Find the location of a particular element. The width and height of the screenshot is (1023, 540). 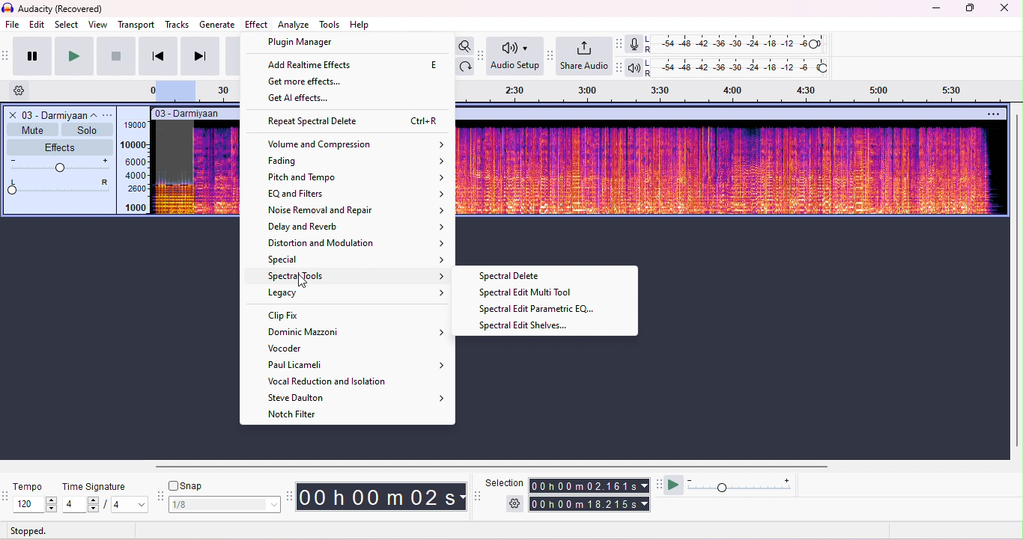

stopped is located at coordinates (28, 530).